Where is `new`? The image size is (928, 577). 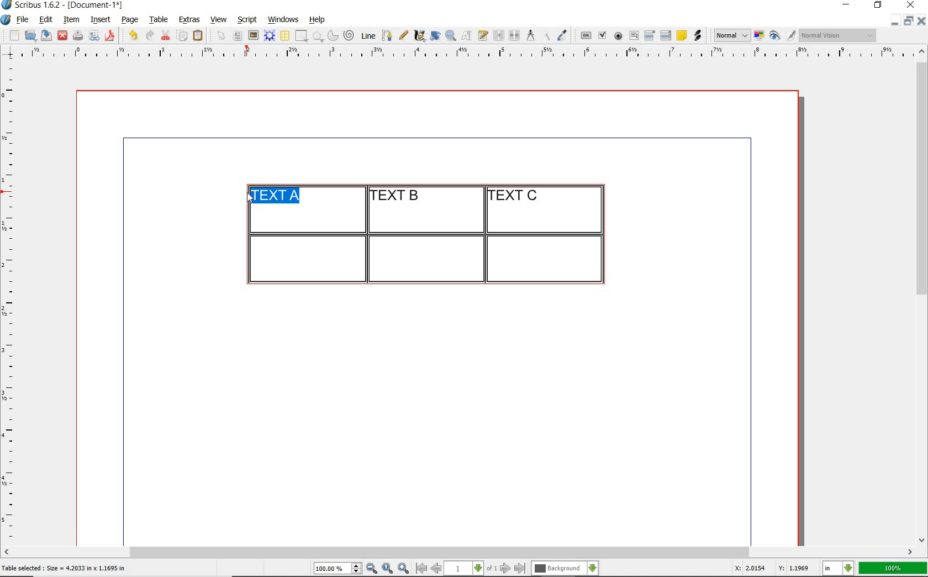
new is located at coordinates (13, 35).